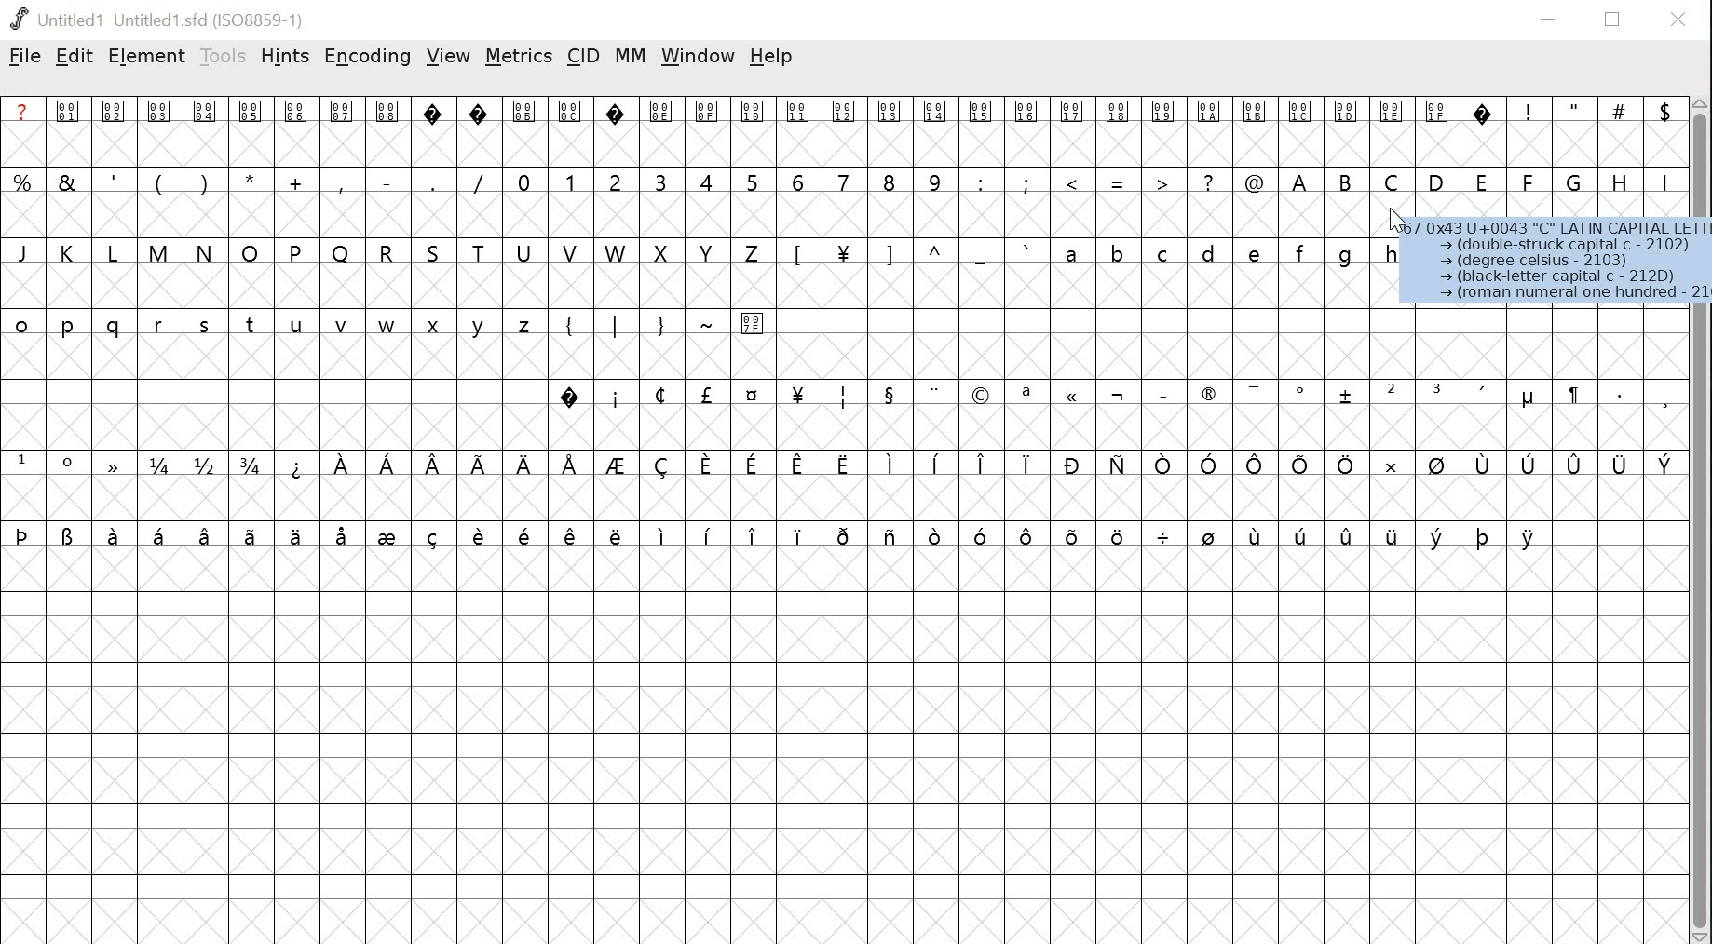  What do you see at coordinates (24, 56) in the screenshot?
I see `file` at bounding box center [24, 56].